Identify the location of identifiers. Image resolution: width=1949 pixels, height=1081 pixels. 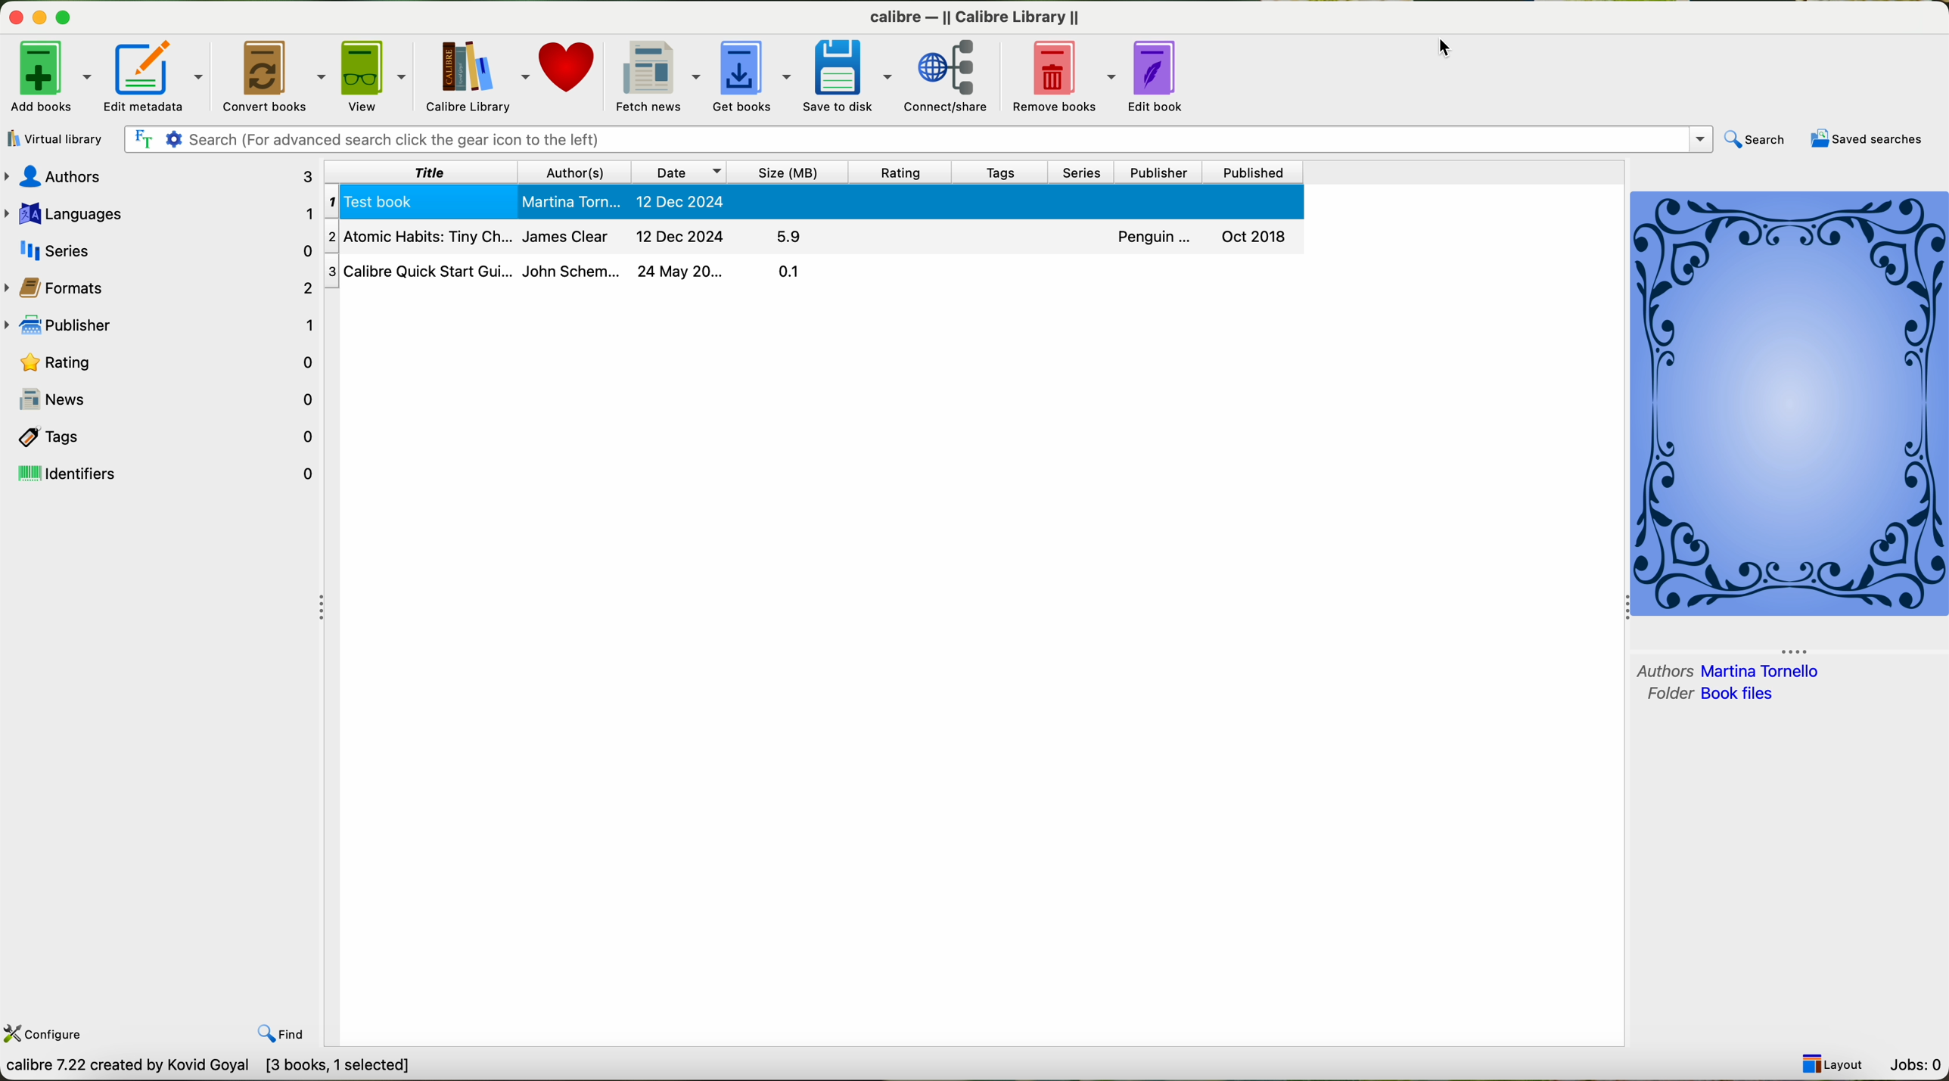
(163, 474).